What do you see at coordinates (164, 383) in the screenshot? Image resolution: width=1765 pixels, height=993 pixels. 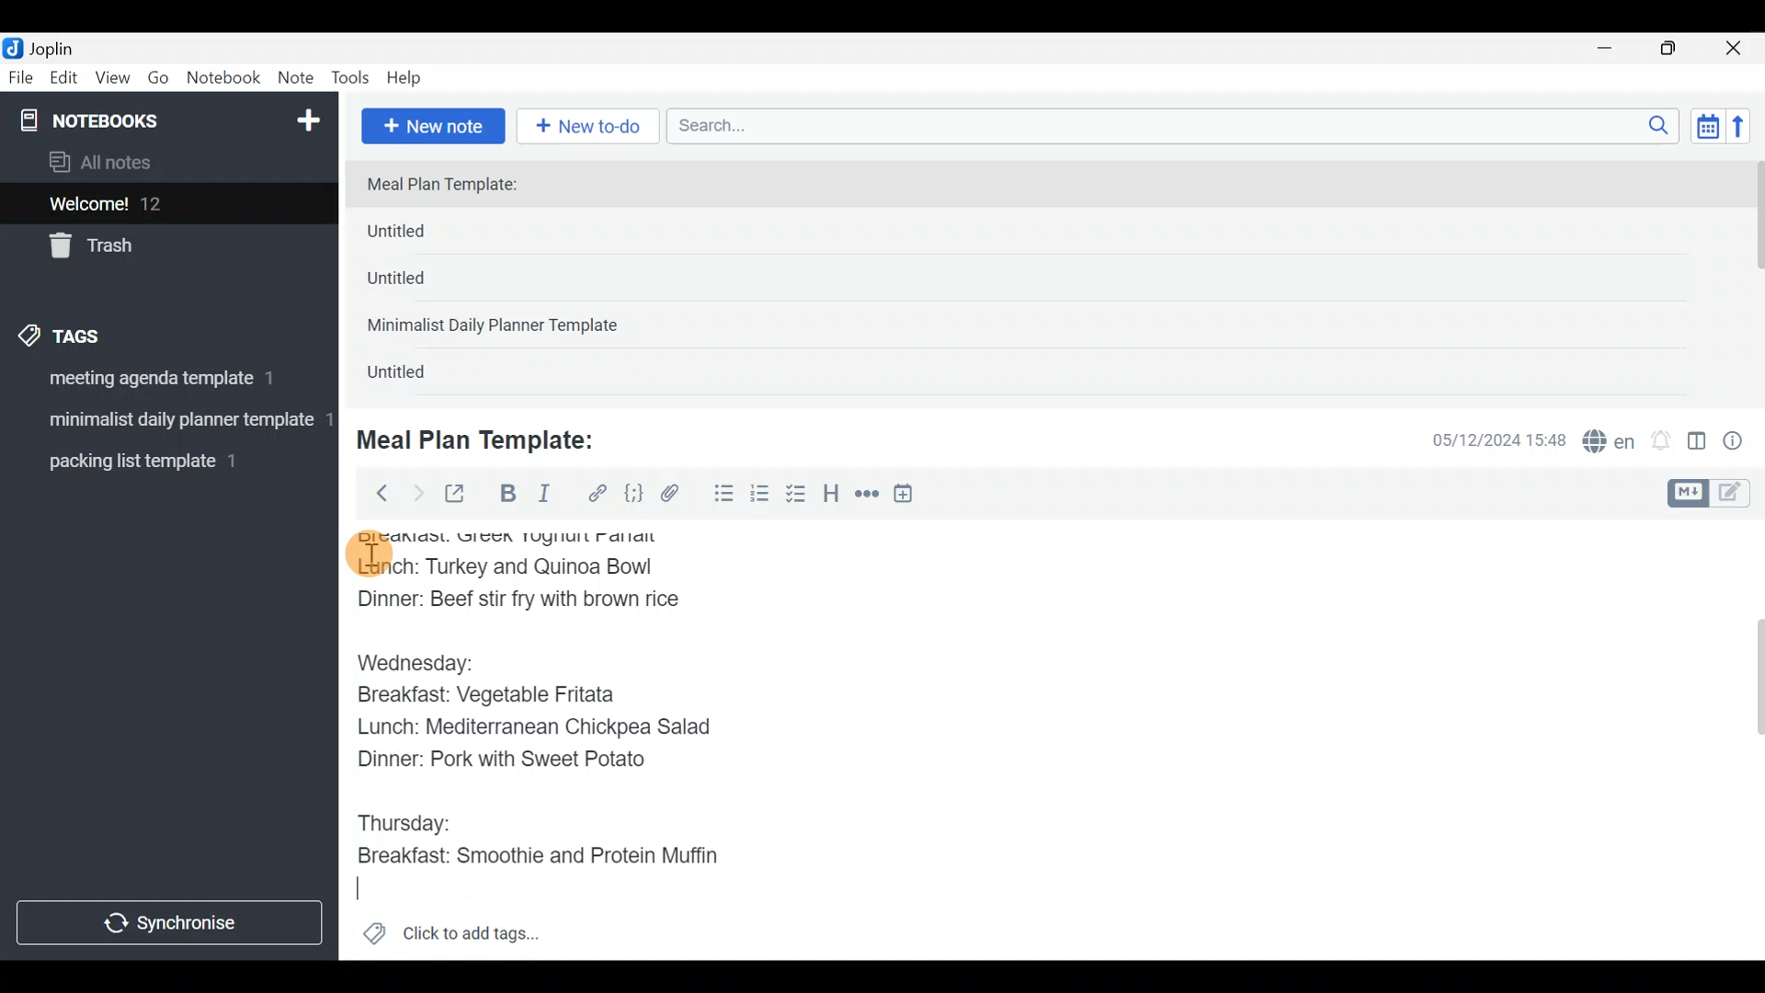 I see `Tag 1` at bounding box center [164, 383].